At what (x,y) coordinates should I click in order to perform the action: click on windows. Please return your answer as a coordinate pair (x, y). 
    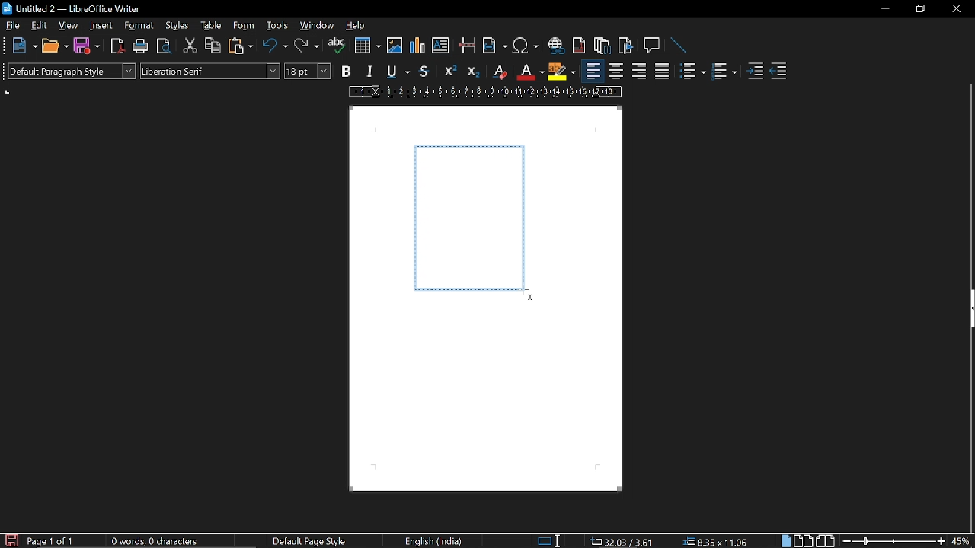
    Looking at the image, I should click on (317, 27).